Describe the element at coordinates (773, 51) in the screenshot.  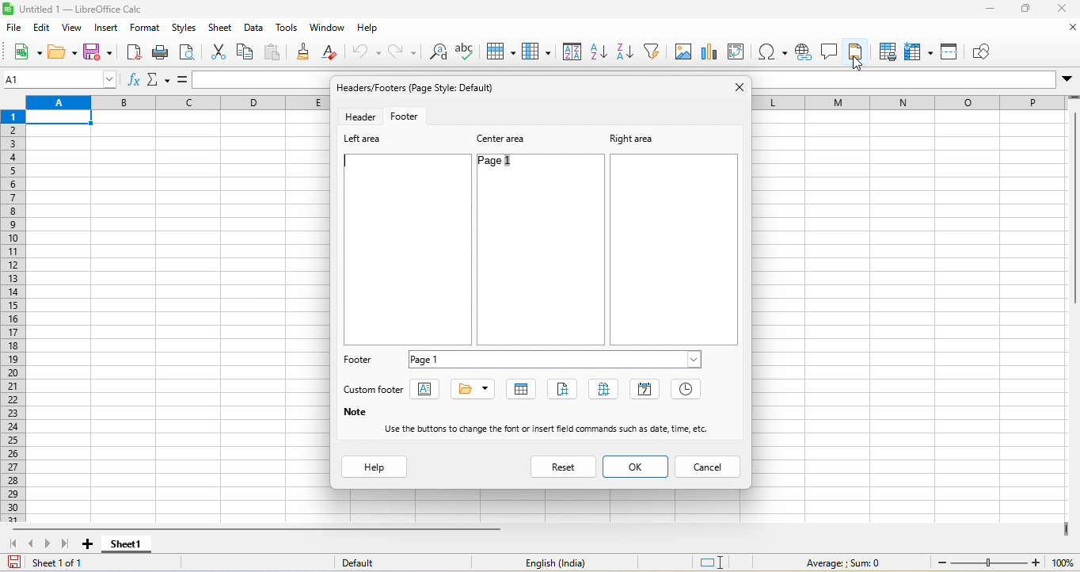
I see `special character` at that location.